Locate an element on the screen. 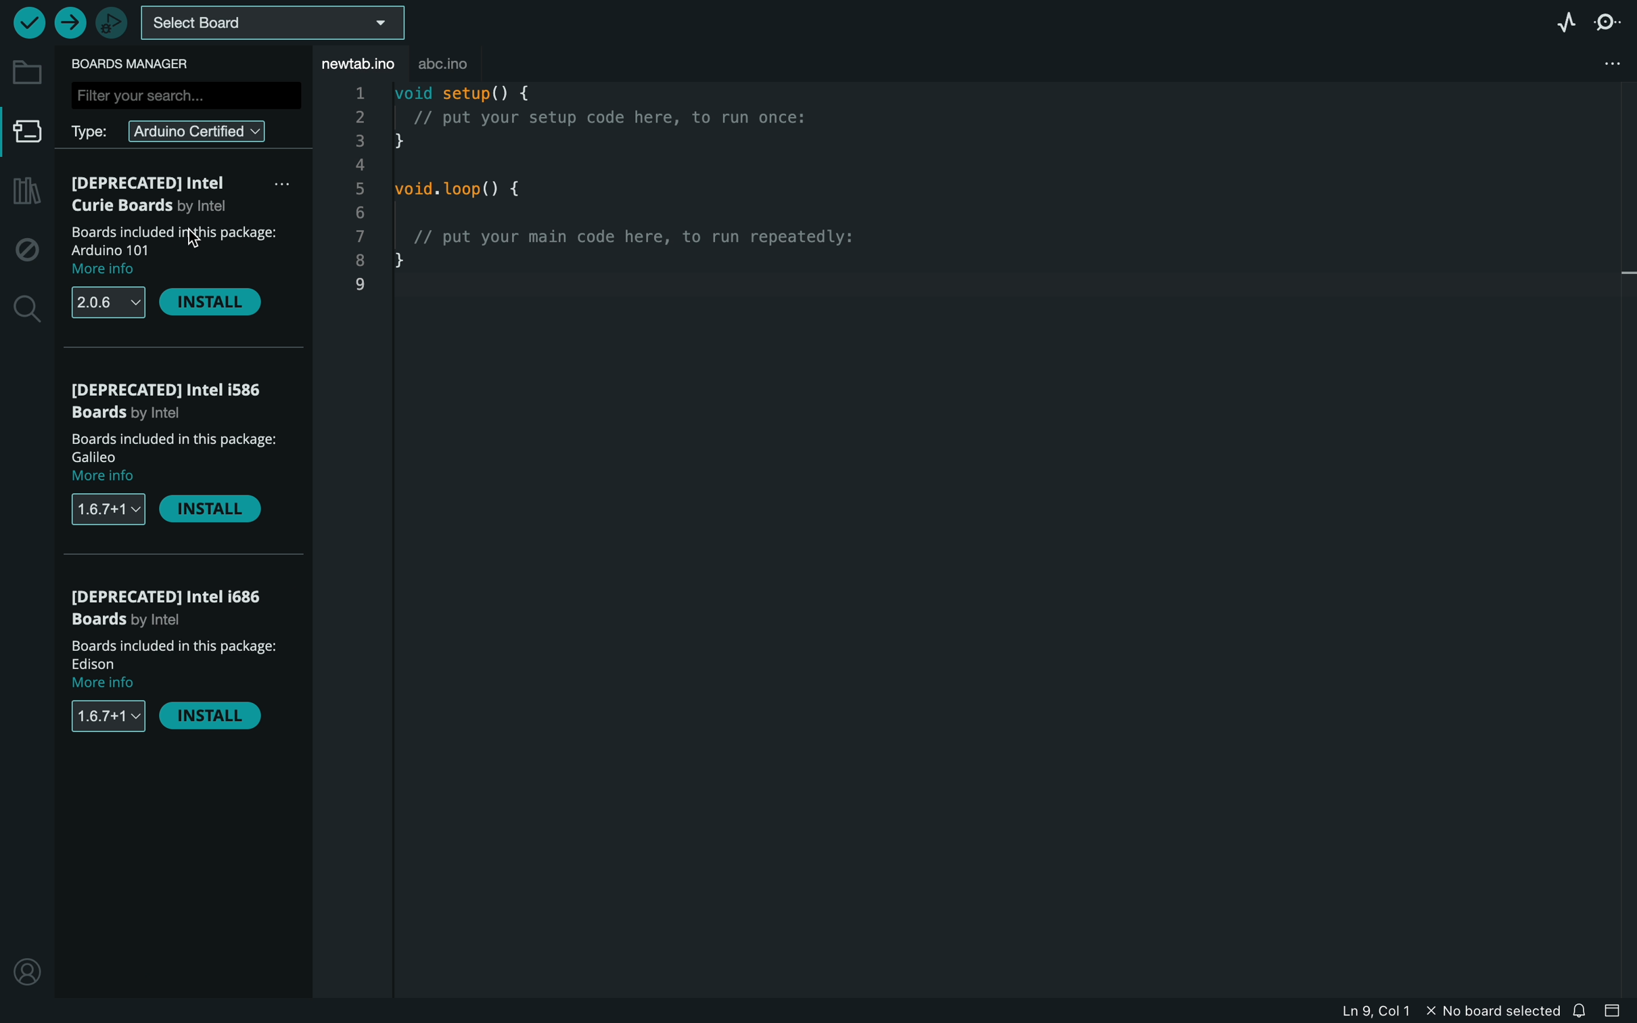  intel boards is located at coordinates (171, 399).